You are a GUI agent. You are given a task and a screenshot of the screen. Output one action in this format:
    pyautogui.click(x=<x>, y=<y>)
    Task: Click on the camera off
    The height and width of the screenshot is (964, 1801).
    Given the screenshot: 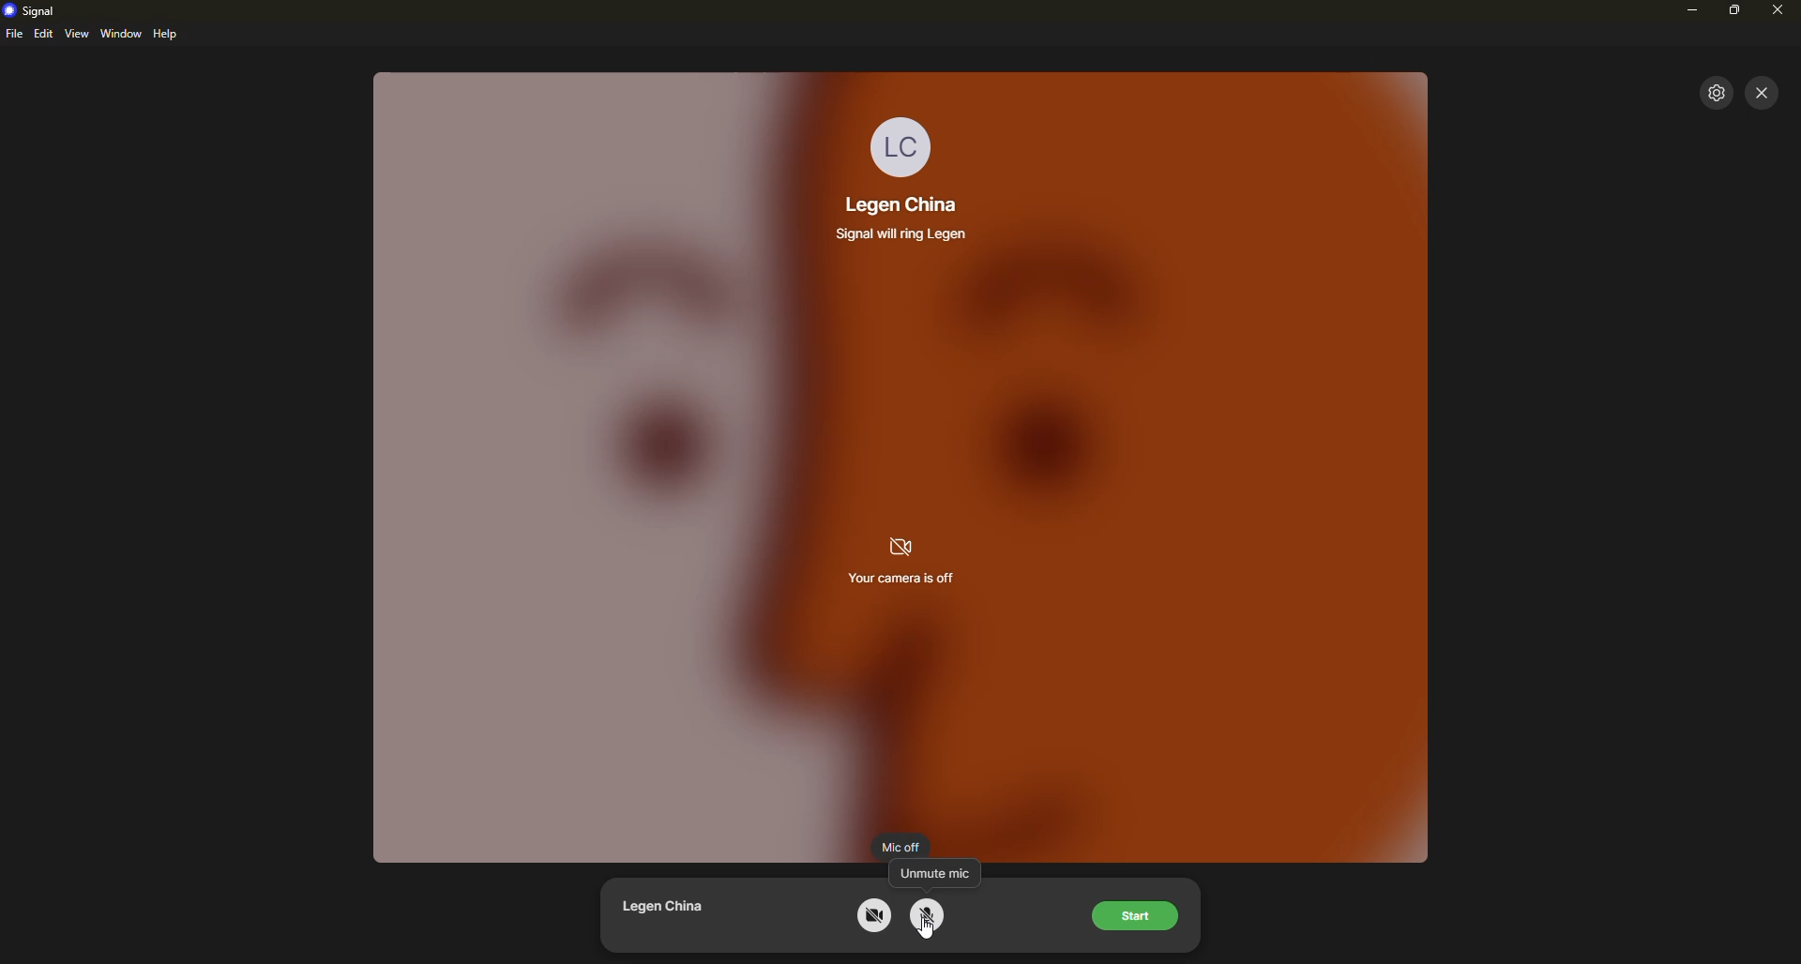 What is the action you would take?
    pyautogui.click(x=875, y=915)
    